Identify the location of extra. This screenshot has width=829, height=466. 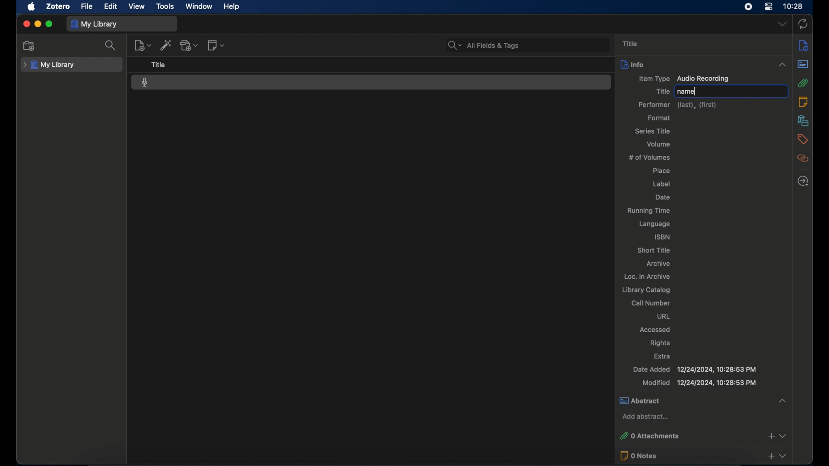
(663, 356).